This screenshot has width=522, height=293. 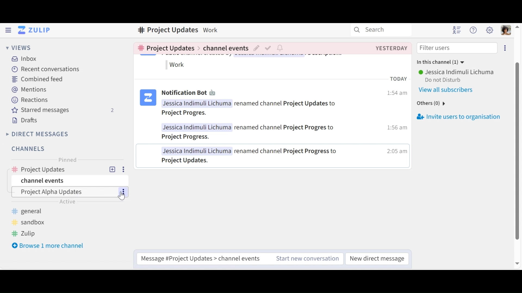 I want to click on Reactions, so click(x=30, y=99).